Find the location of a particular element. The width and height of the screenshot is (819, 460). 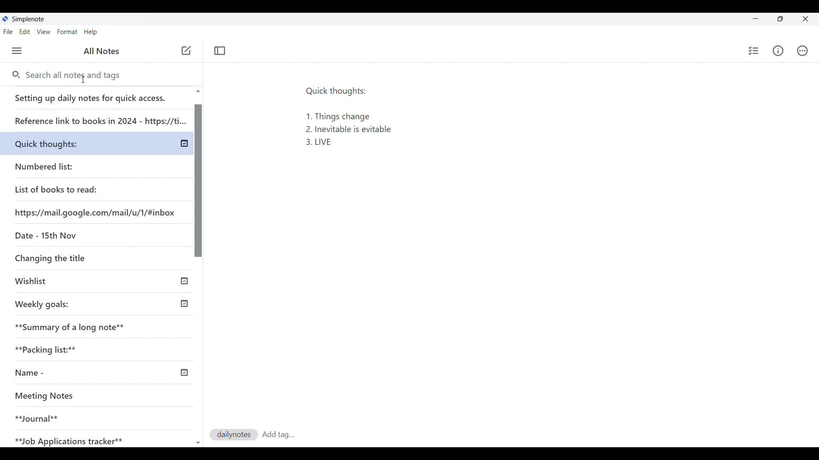

Info is located at coordinates (778, 51).